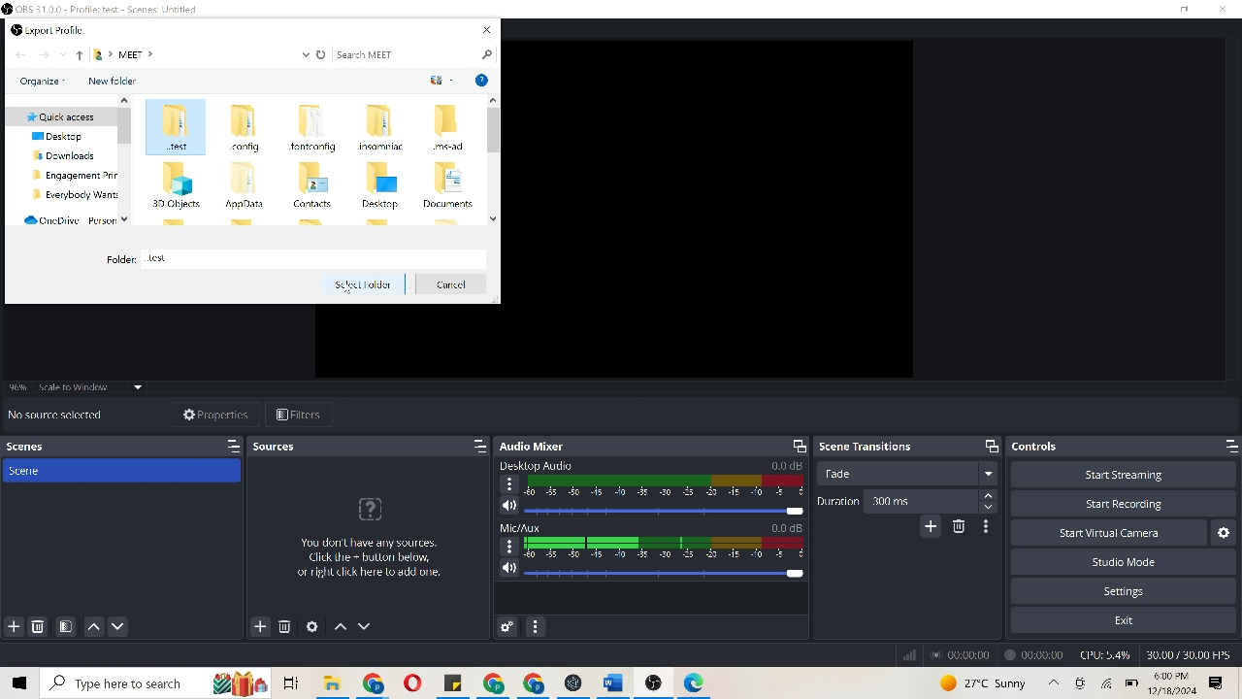 This screenshot has height=699, width=1242. Describe the element at coordinates (279, 449) in the screenshot. I see `sources` at that location.